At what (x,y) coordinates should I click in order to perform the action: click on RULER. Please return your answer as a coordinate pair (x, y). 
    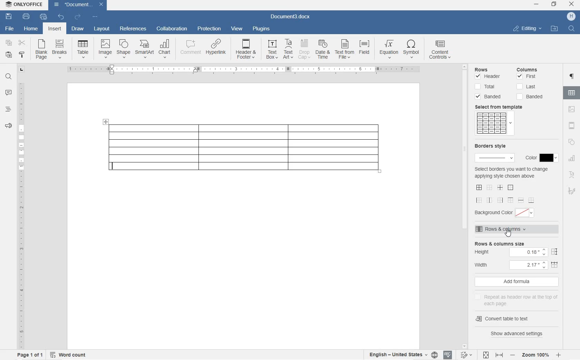
    Looking at the image, I should click on (20, 215).